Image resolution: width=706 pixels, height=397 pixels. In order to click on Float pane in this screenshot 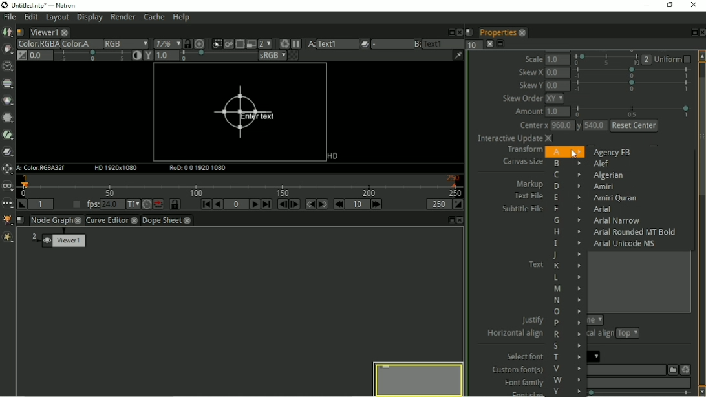, I will do `click(692, 32)`.